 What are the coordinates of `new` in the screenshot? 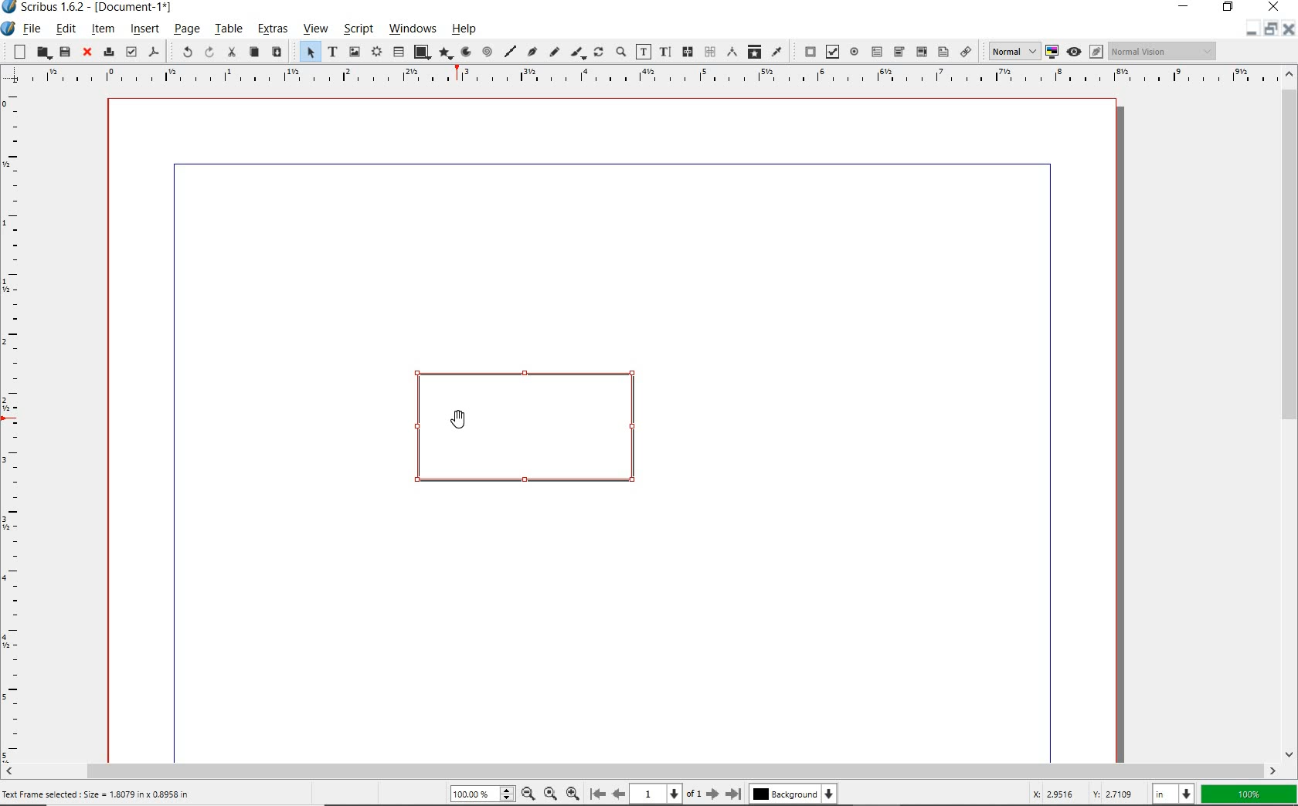 It's located at (19, 51).